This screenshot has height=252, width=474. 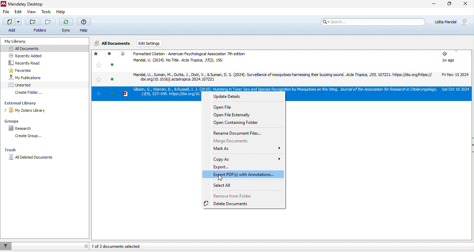 What do you see at coordinates (46, 10) in the screenshot?
I see `tools` at bounding box center [46, 10].